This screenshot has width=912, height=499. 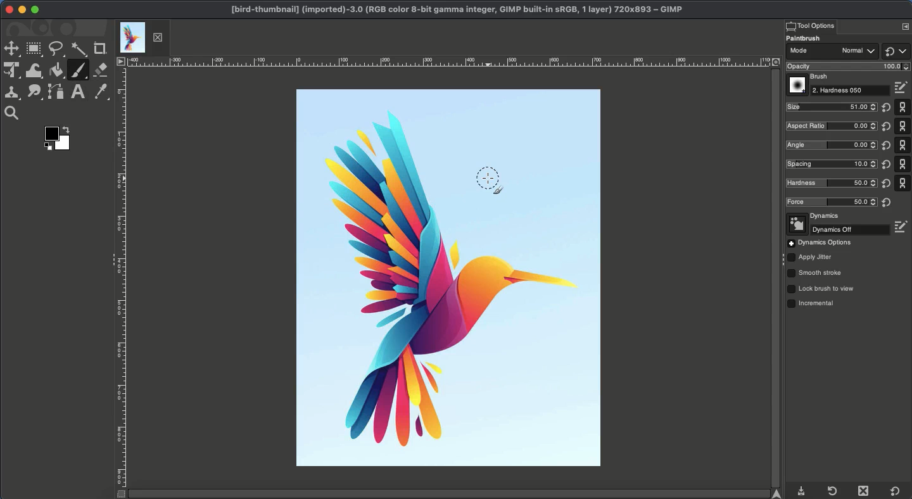 I want to click on Force, so click(x=831, y=203).